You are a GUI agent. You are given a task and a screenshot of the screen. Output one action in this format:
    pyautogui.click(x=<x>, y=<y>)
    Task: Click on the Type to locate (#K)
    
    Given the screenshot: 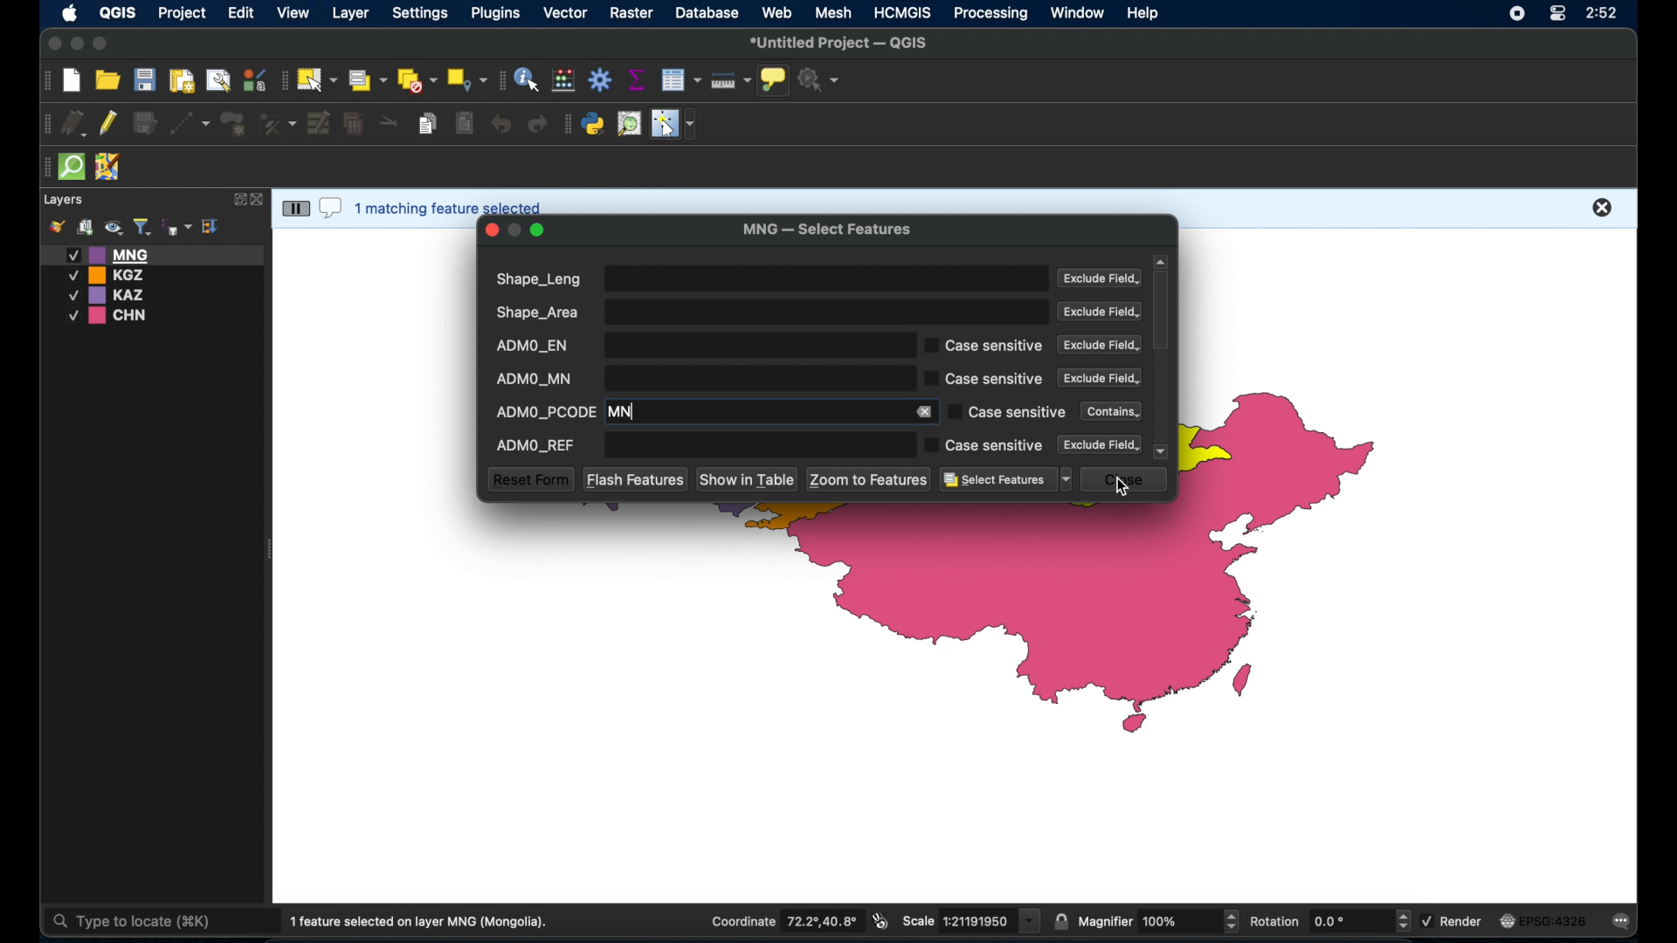 What is the action you would take?
    pyautogui.click(x=146, y=923)
    